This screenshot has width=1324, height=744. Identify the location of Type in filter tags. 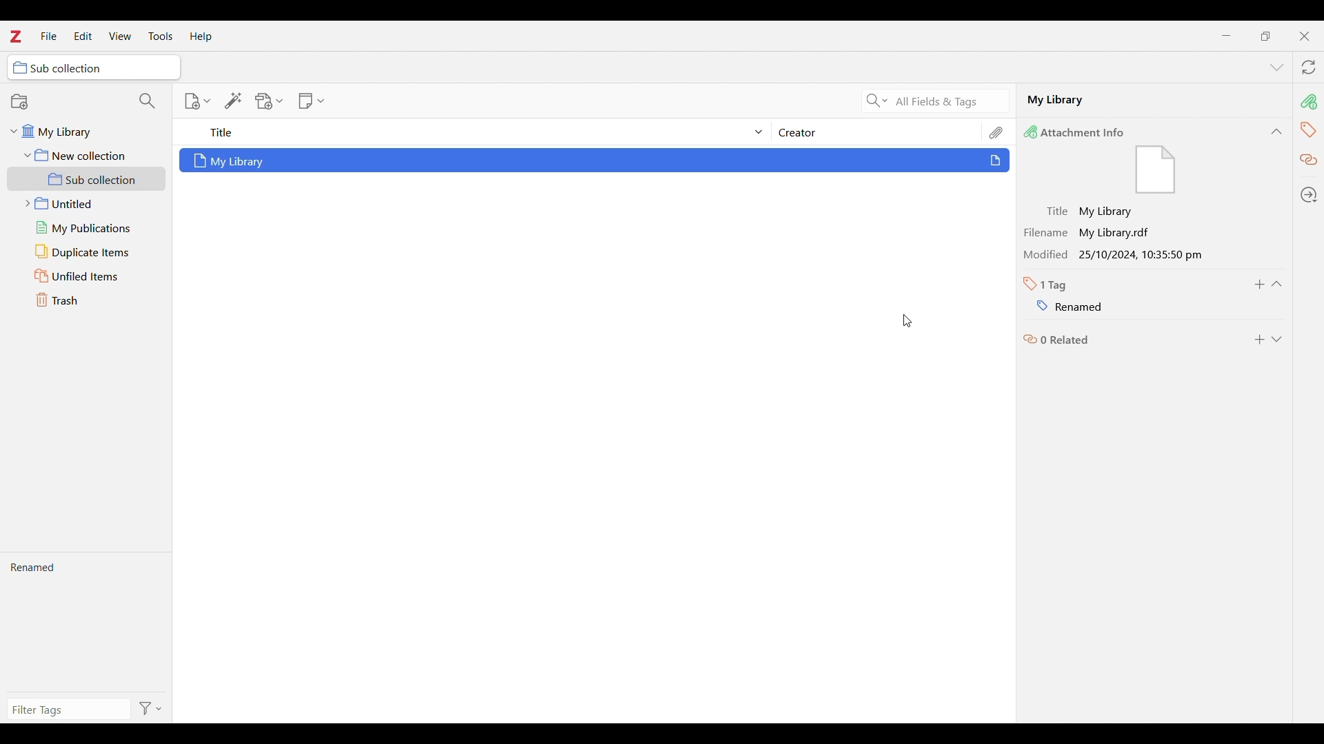
(66, 712).